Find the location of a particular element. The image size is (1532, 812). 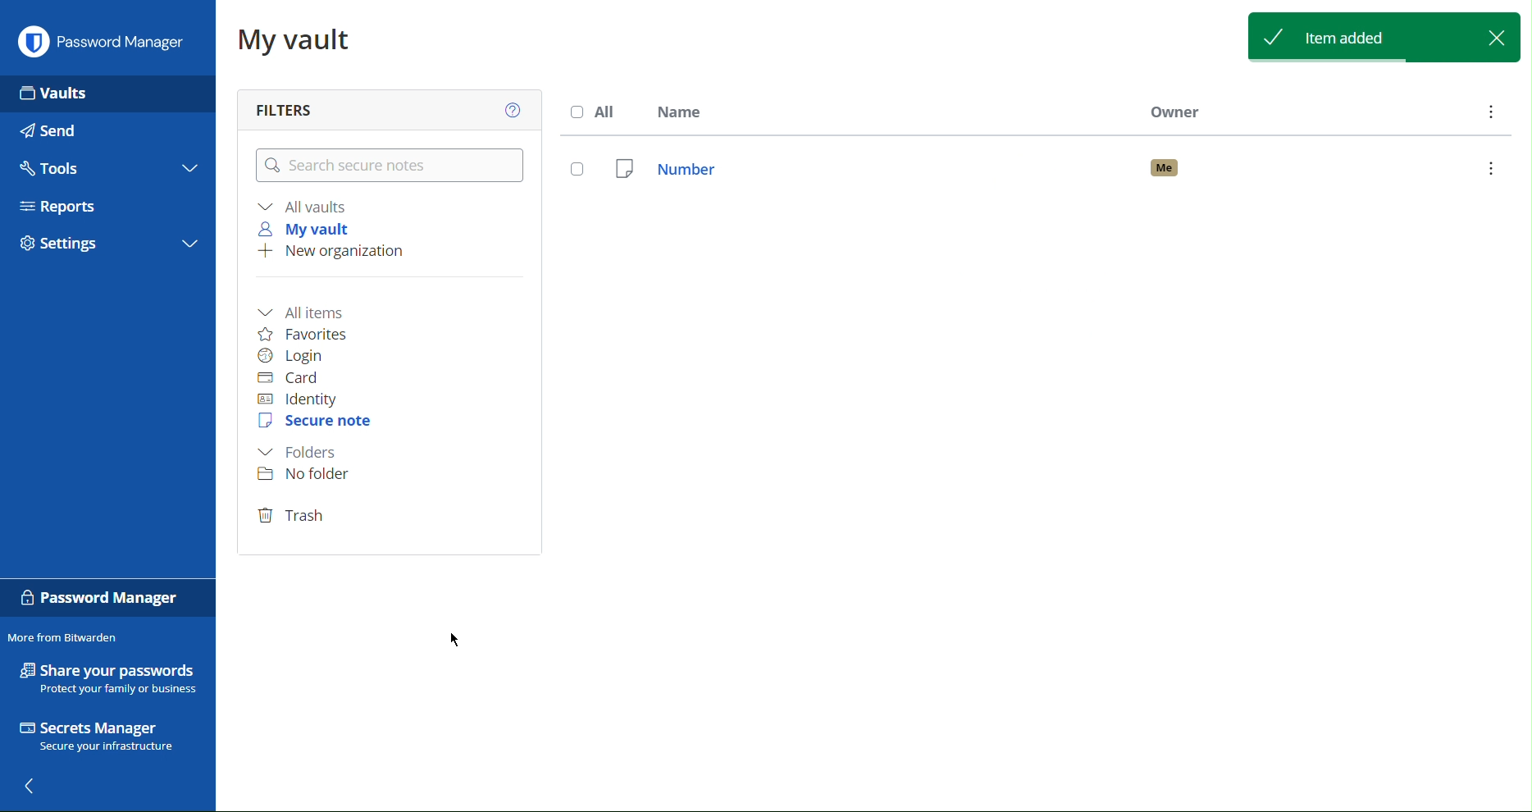

Identity is located at coordinates (312, 398).